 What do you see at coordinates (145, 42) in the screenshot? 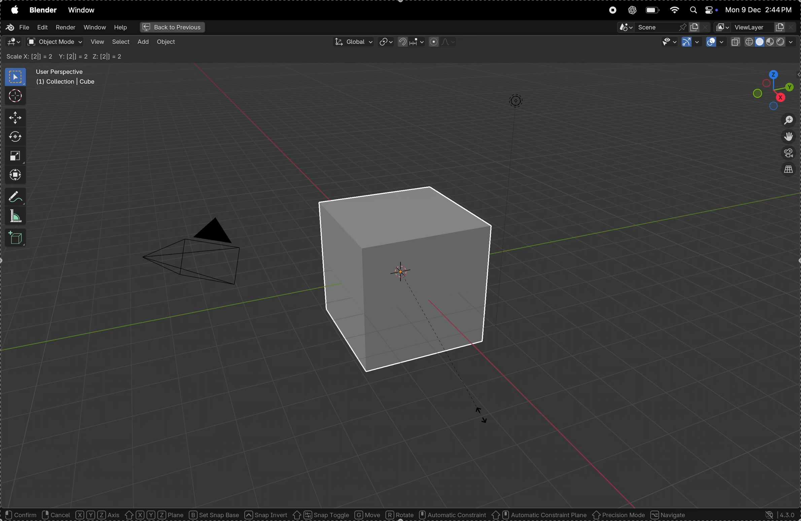
I see `add` at bounding box center [145, 42].